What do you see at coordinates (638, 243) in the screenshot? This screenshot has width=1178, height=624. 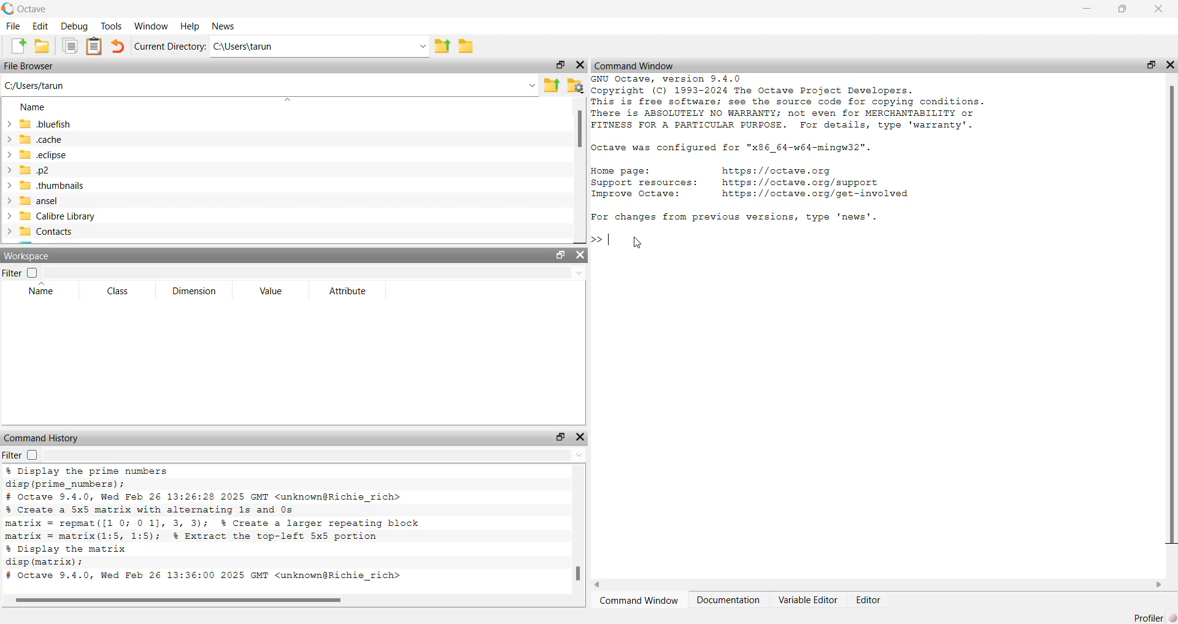 I see `cursor` at bounding box center [638, 243].